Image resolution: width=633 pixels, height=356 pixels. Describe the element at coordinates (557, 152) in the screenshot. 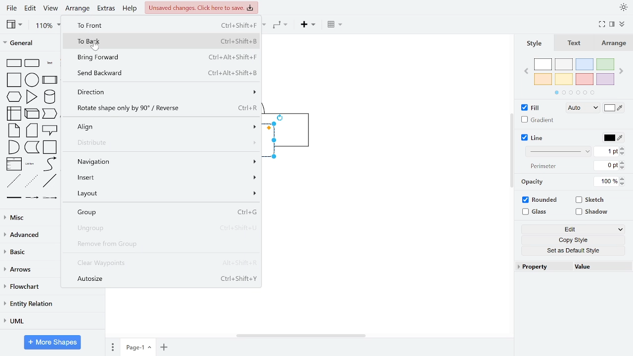

I see `line style` at that location.